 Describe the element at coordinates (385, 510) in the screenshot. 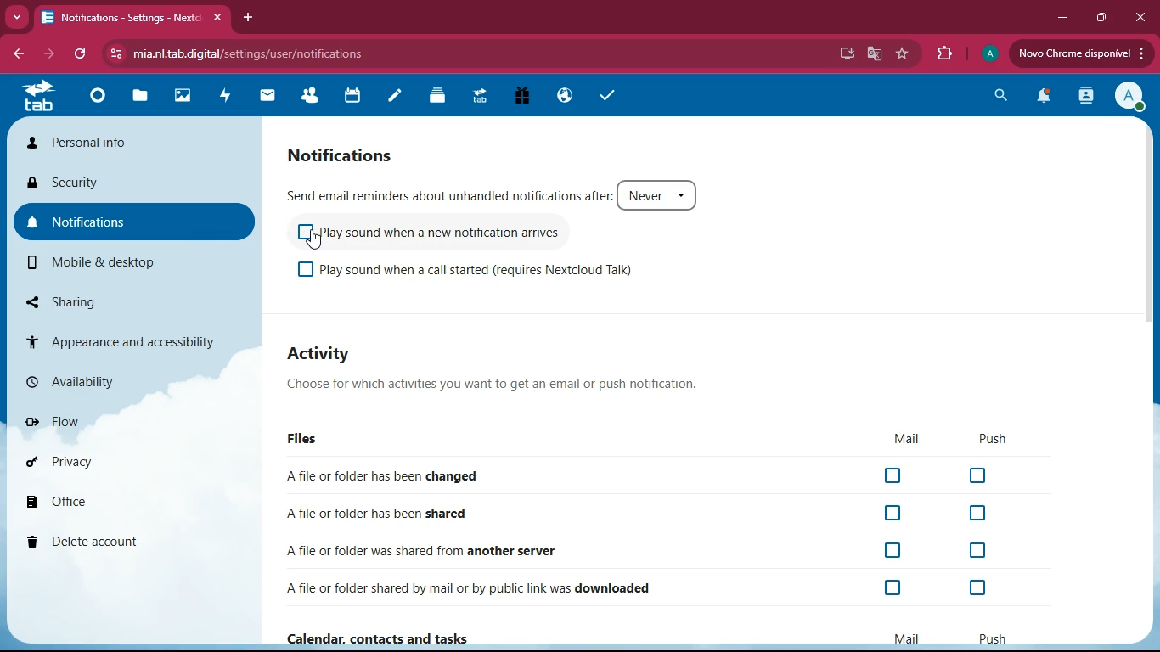

I see `shared` at that location.